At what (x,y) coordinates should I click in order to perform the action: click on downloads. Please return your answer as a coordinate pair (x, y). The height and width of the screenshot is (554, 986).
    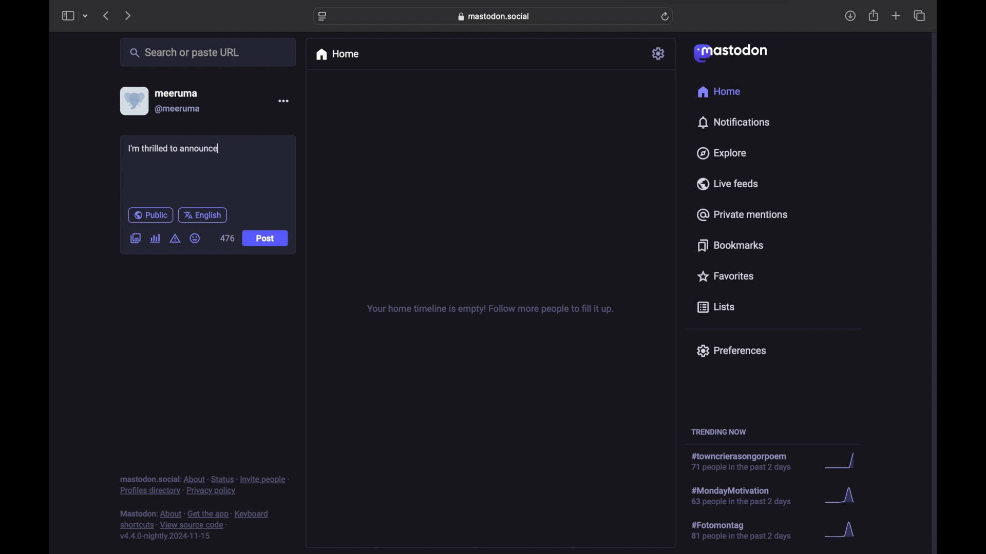
    Looking at the image, I should click on (850, 16).